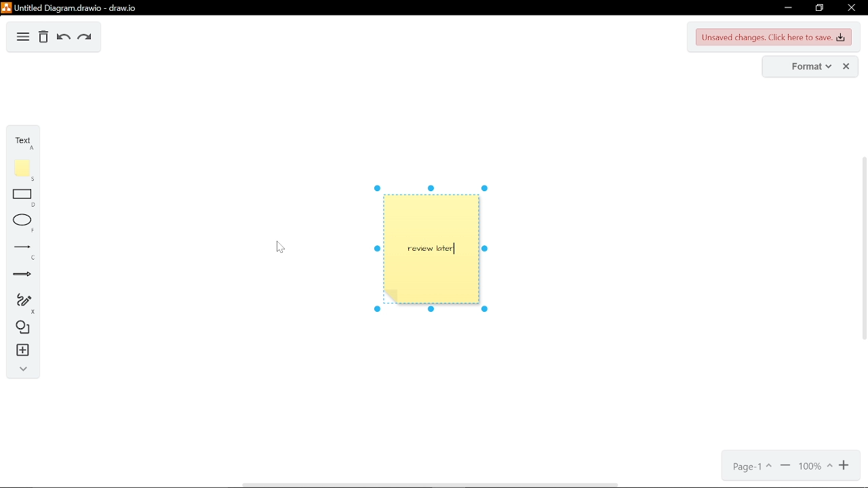 This screenshot has width=868, height=488. I want to click on arrows, so click(20, 274).